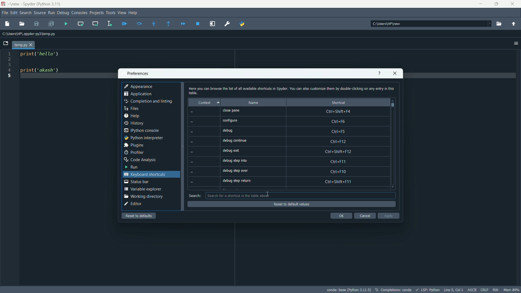 The image size is (521, 293). Describe the element at coordinates (206, 103) in the screenshot. I see `context` at that location.